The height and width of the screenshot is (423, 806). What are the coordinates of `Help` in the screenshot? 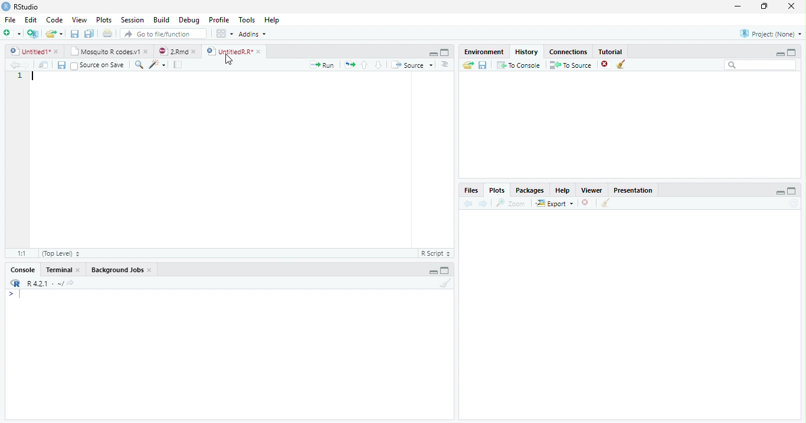 It's located at (272, 19).